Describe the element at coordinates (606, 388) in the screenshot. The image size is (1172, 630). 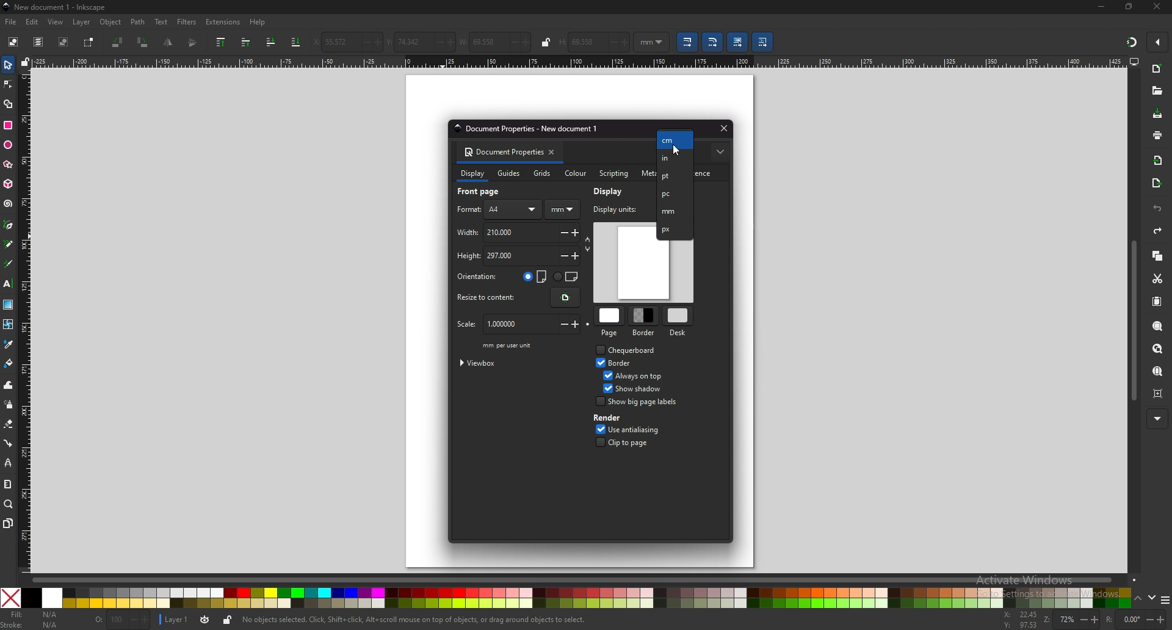
I see `Checkbox` at that location.